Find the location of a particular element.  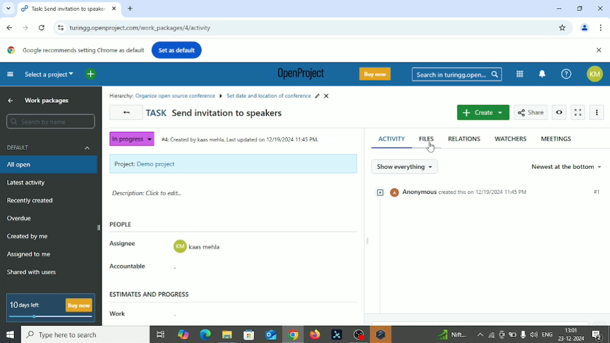

Language is located at coordinates (548, 335).